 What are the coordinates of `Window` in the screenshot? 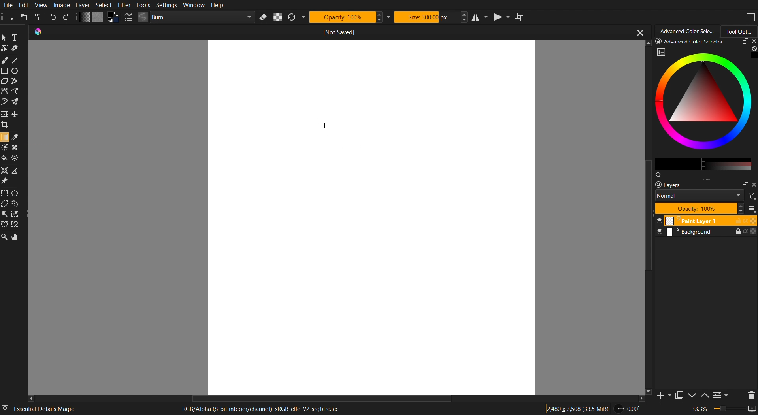 It's located at (192, 6).